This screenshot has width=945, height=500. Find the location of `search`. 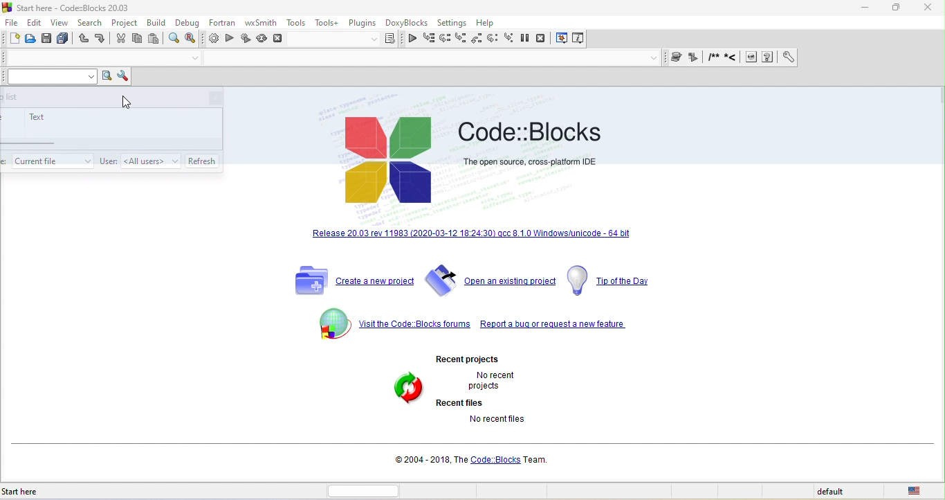

search is located at coordinates (90, 24).